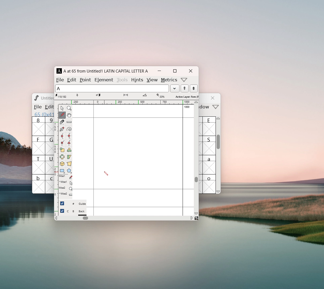  Describe the element at coordinates (106, 173) in the screenshot. I see `cursor` at that location.